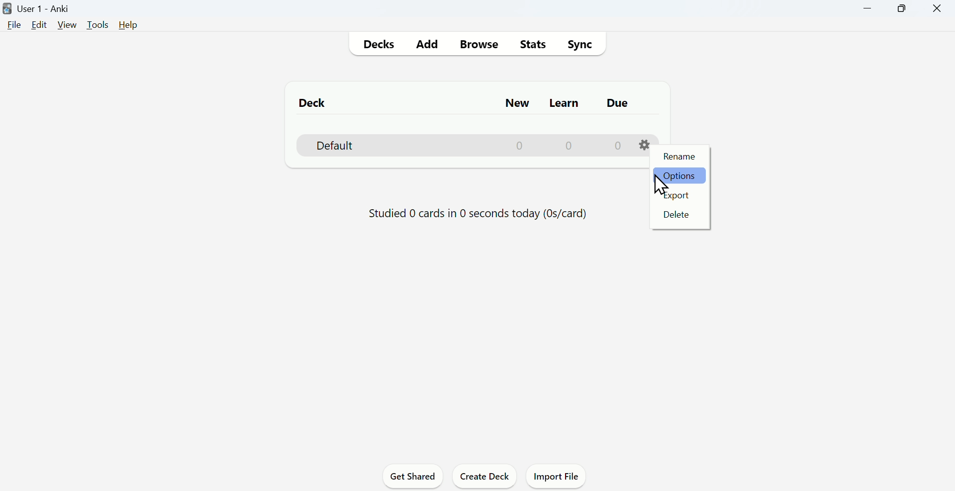 This screenshot has width=955, height=491. What do you see at coordinates (424, 45) in the screenshot?
I see `Add` at bounding box center [424, 45].